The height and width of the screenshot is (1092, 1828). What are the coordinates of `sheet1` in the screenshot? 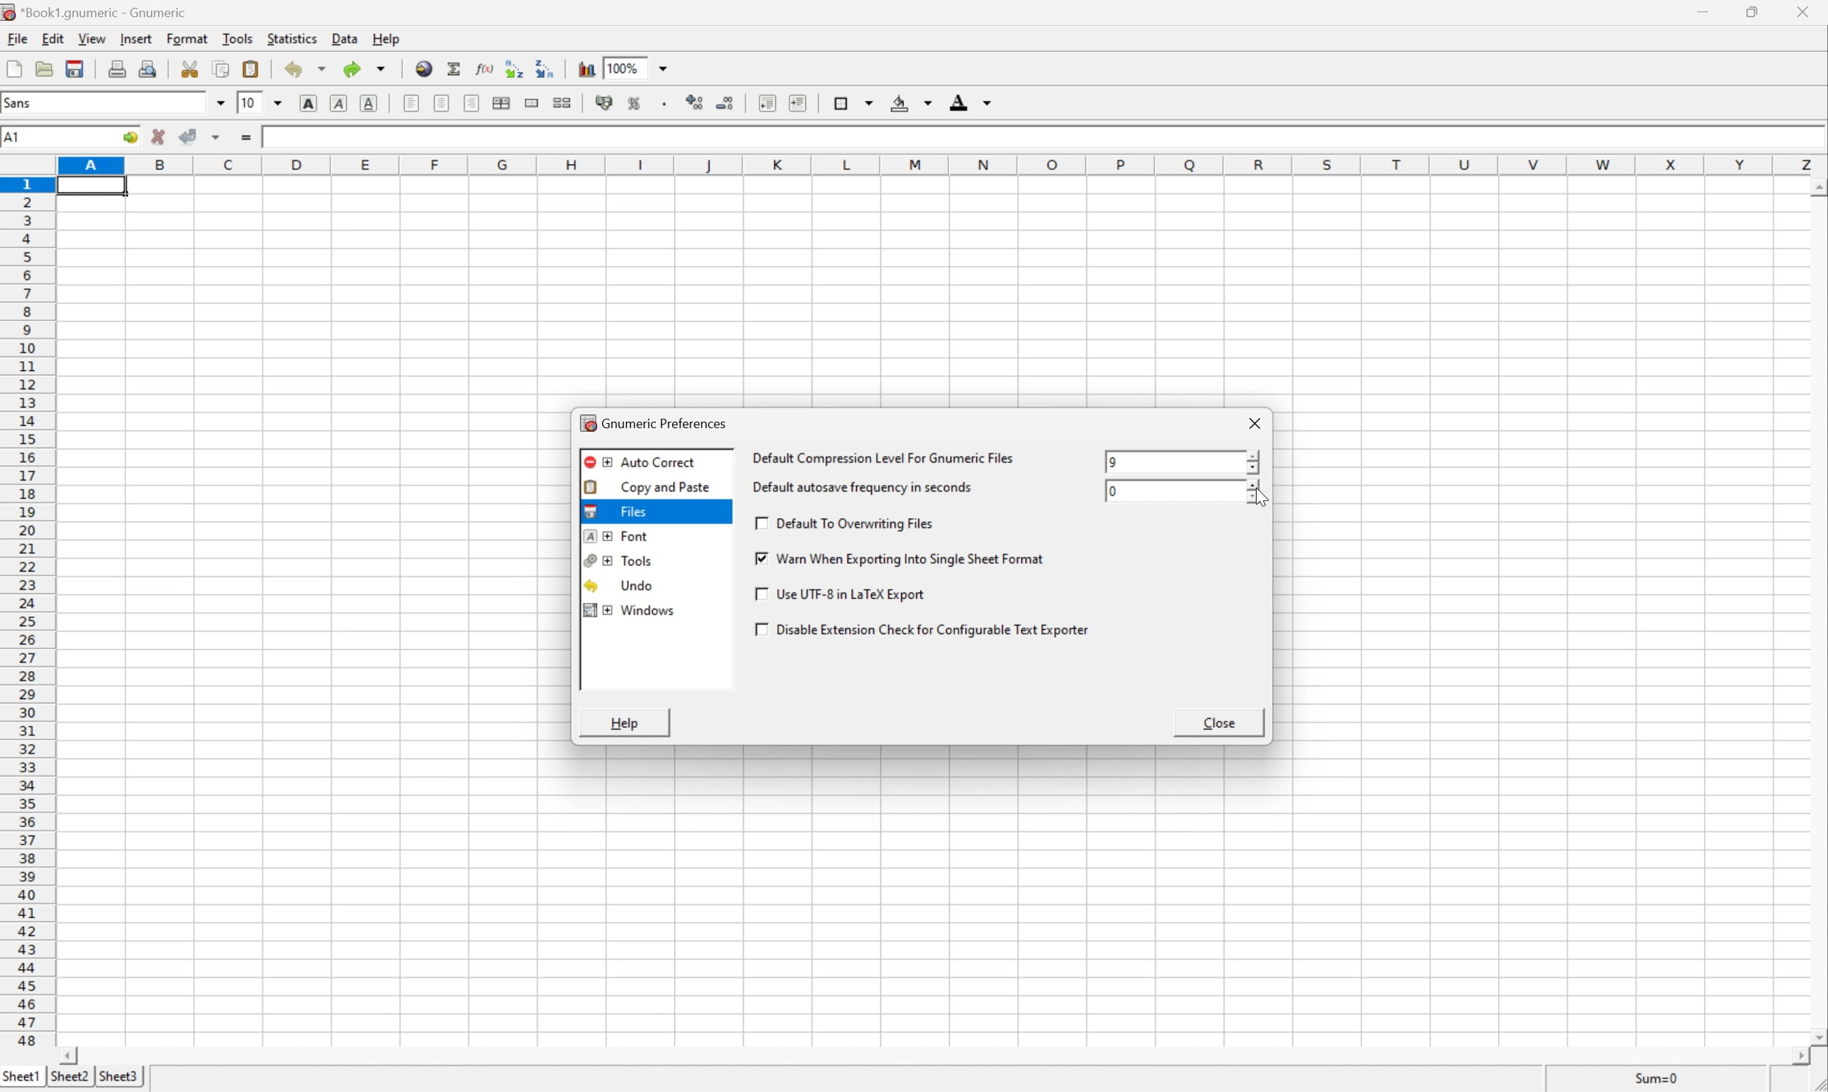 It's located at (21, 1079).